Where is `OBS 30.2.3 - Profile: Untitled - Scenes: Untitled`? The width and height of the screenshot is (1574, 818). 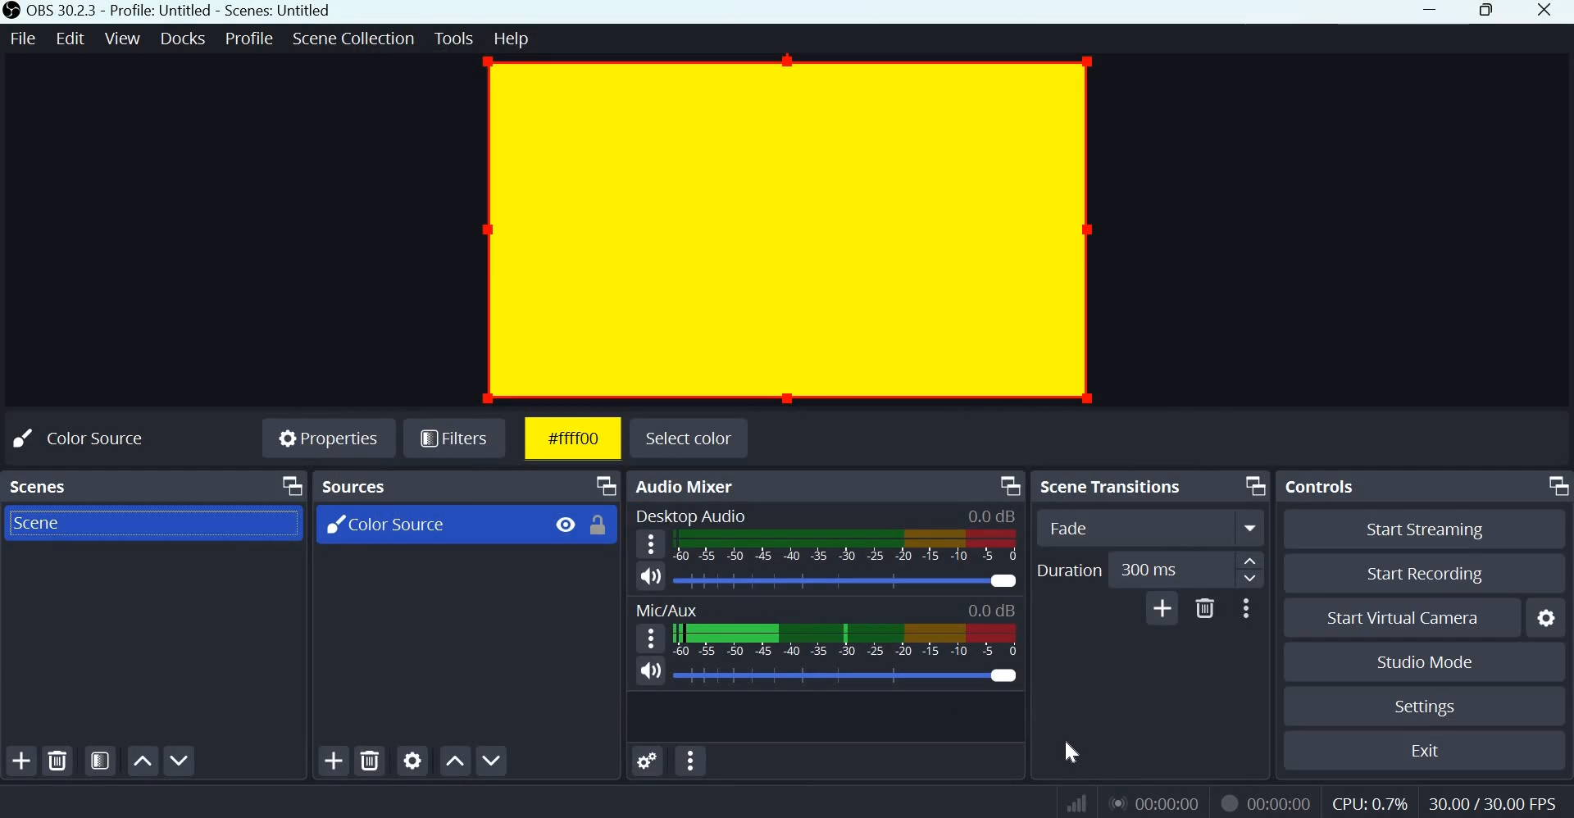
OBS 30.2.3 - Profile: Untitled - Scenes: Untitled is located at coordinates (180, 11).